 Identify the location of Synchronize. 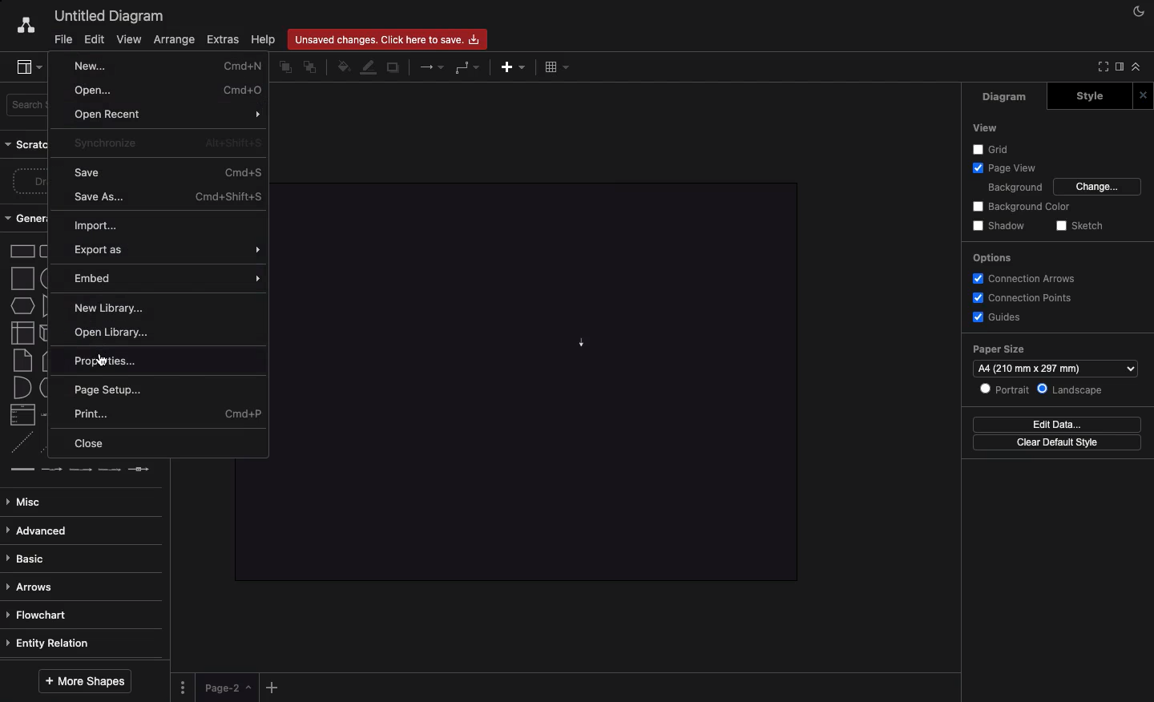
(167, 143).